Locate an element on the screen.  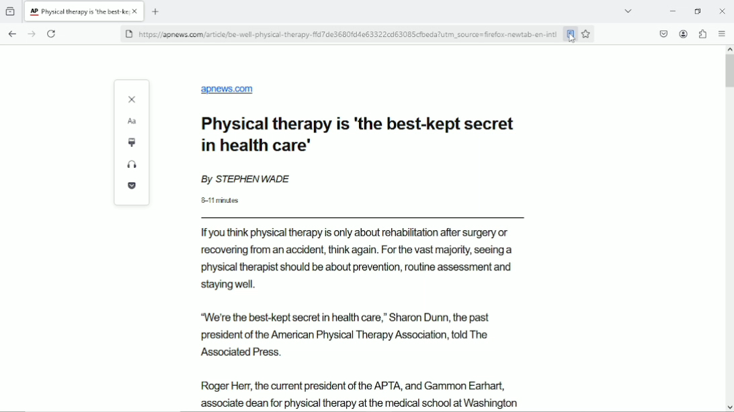
Physical therapy is 'the best-kept secretin health care’ By STEPHEN WADE—If you think physical therapy is only about rehabilitation after surgery or recovering from an accident, think again. For the vast majority, seeing a physical therapist should be about prevention, routine assessment and staying well.“We're the best-kept secret in health care,” Sharon Dunn, the past president of the American Physical Therapy Association, told The Associated Press. Roger Her, the current president of the APTA, and Gammon Earhart, associate dean for physical therapy at the medical school at Washington is located at coordinates (363, 263).